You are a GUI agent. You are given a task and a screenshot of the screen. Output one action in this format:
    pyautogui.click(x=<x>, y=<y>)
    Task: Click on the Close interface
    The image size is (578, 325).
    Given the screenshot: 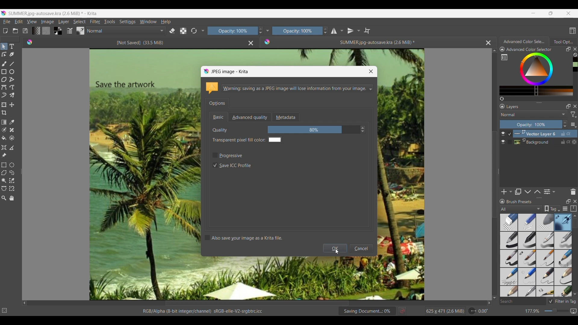 What is the action you would take?
    pyautogui.click(x=568, y=13)
    